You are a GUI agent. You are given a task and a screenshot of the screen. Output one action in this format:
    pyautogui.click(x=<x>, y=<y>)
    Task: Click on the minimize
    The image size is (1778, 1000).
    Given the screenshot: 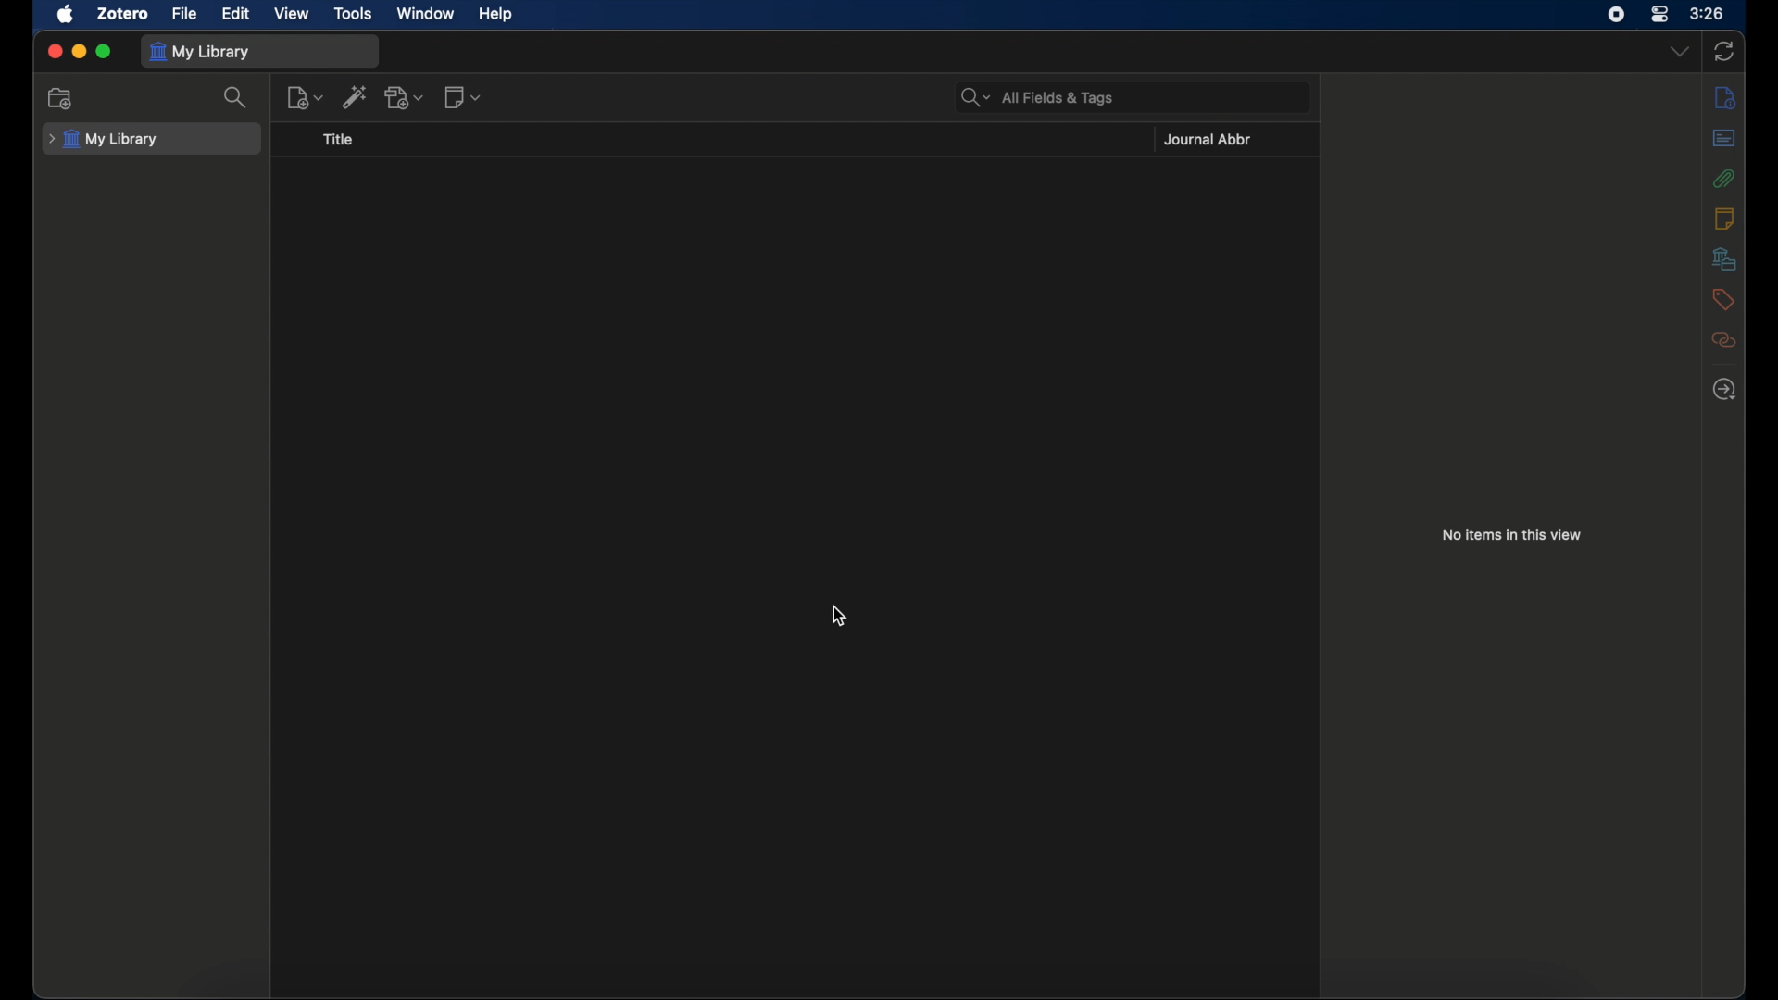 What is the action you would take?
    pyautogui.click(x=80, y=52)
    